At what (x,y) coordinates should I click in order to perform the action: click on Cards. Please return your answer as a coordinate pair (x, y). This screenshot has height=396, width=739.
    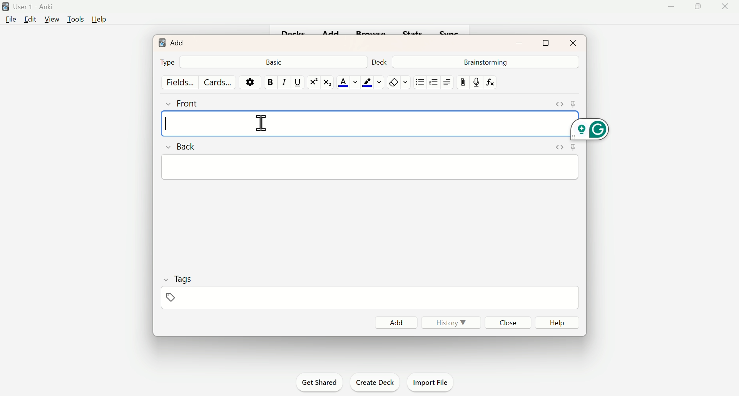
    Looking at the image, I should click on (217, 82).